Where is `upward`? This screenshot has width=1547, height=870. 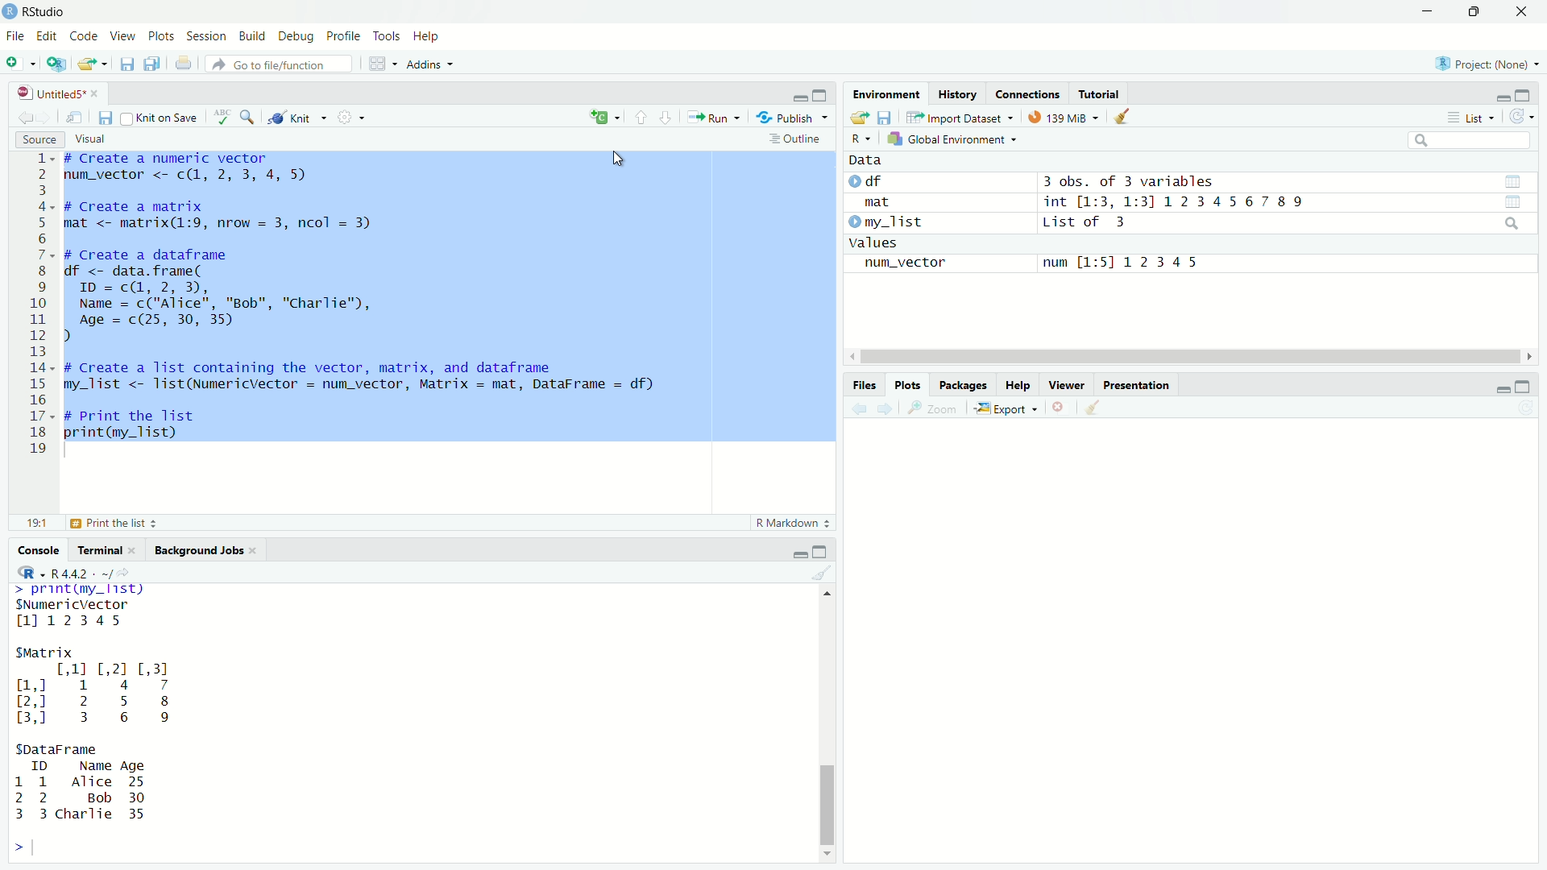 upward is located at coordinates (645, 117).